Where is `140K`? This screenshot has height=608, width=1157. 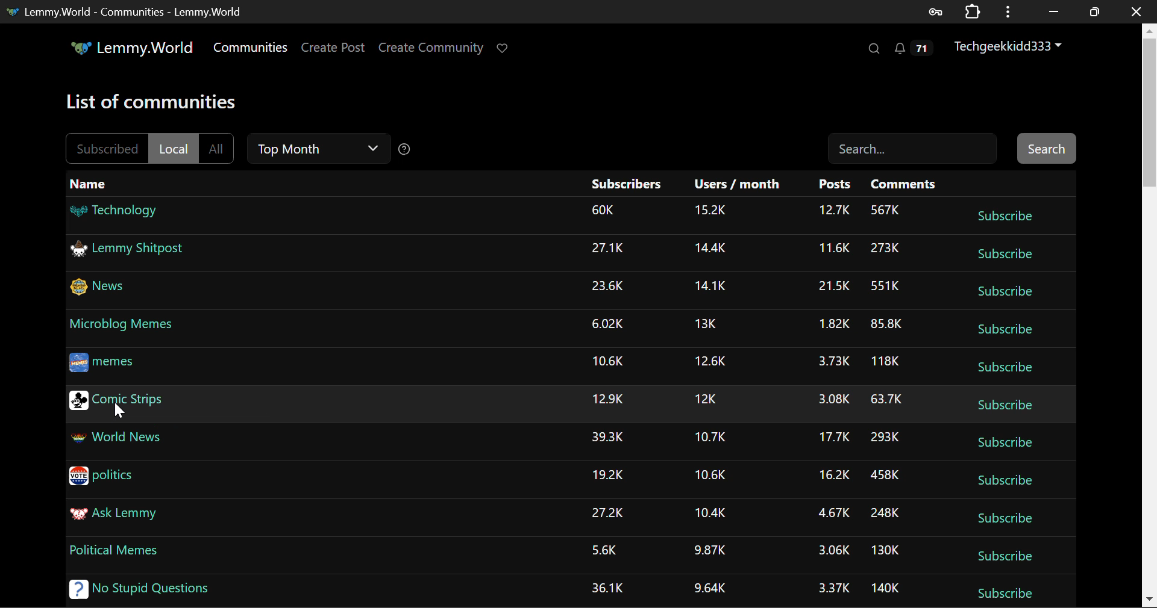 140K is located at coordinates (885, 589).